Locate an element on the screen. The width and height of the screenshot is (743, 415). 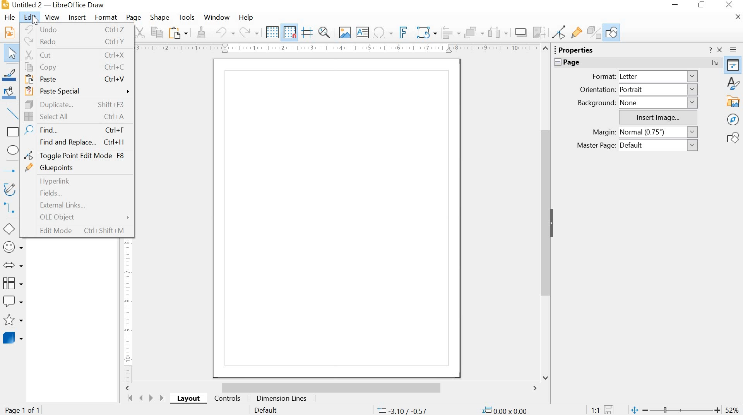
layout is located at coordinates (190, 399).